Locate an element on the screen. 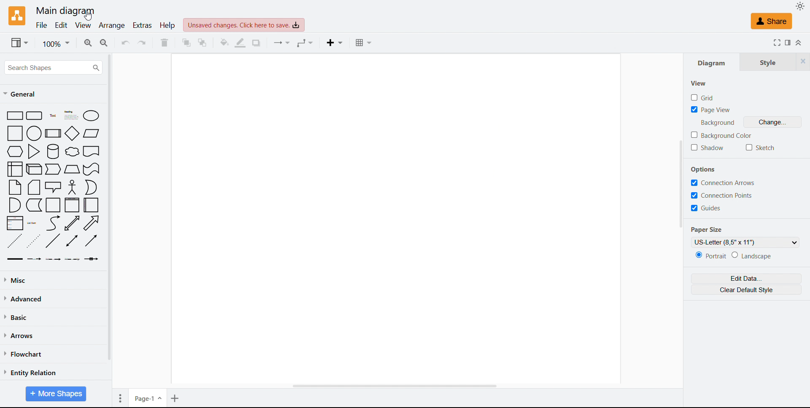  Help  is located at coordinates (167, 25).